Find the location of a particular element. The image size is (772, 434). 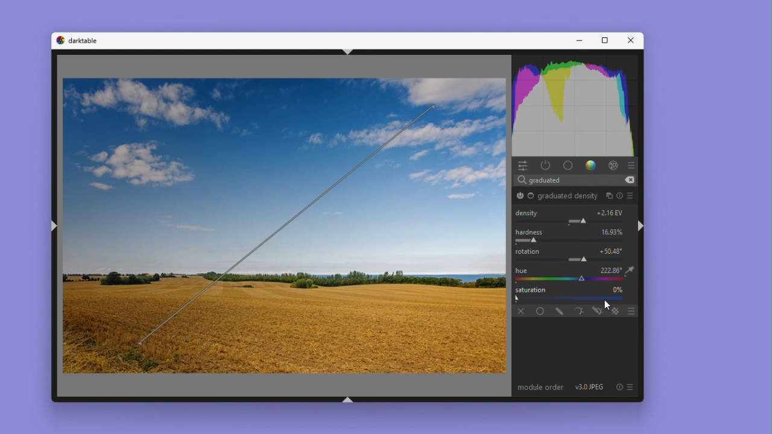

Maximise is located at coordinates (603, 41).